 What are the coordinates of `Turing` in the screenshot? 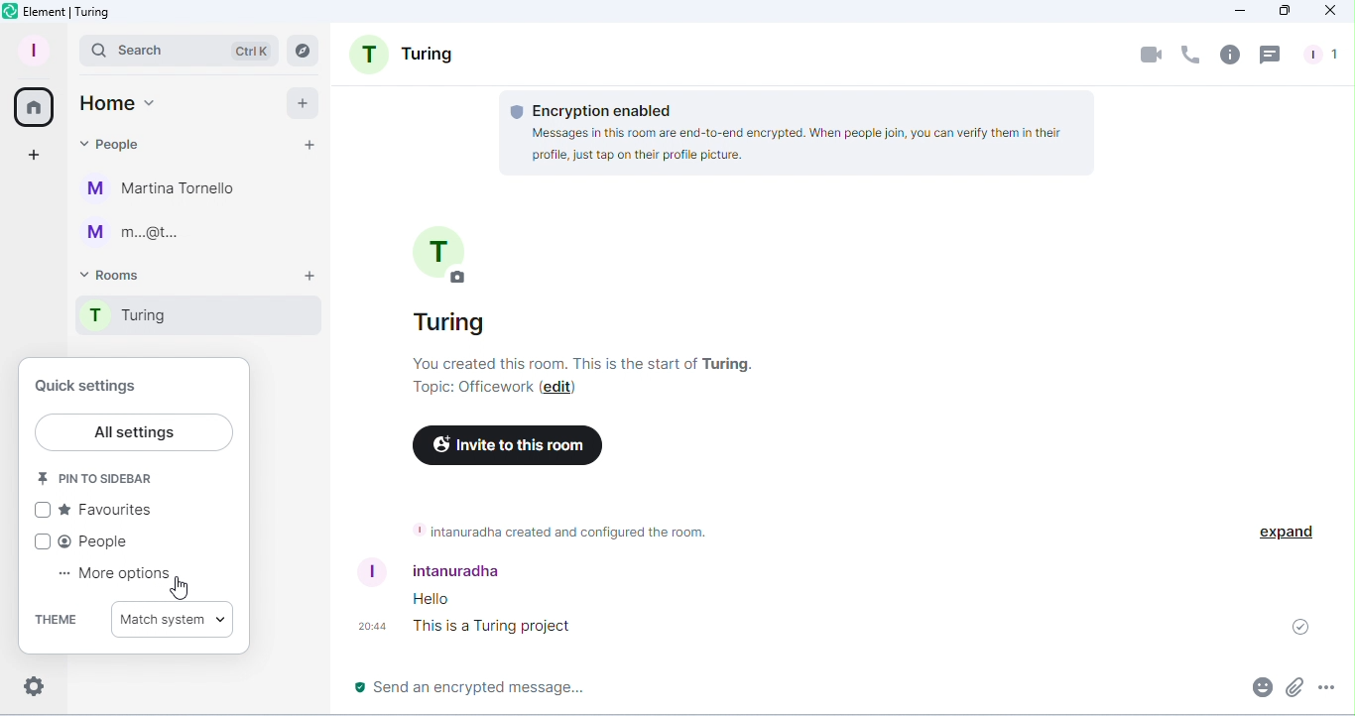 It's located at (200, 318).